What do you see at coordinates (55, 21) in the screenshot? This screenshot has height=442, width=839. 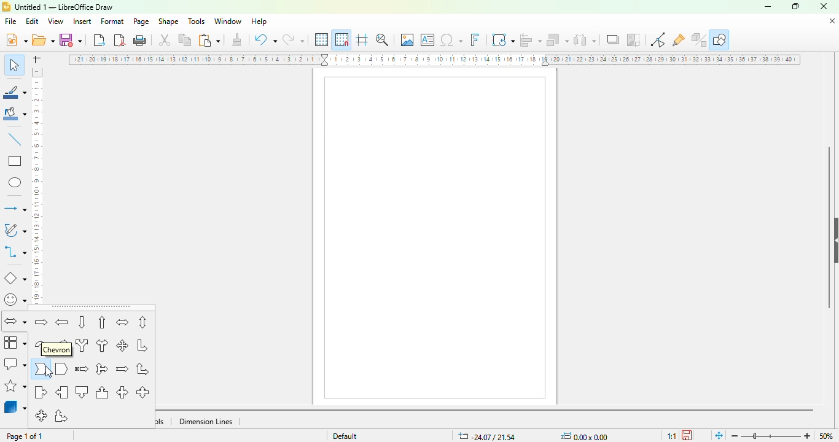 I see `view` at bounding box center [55, 21].